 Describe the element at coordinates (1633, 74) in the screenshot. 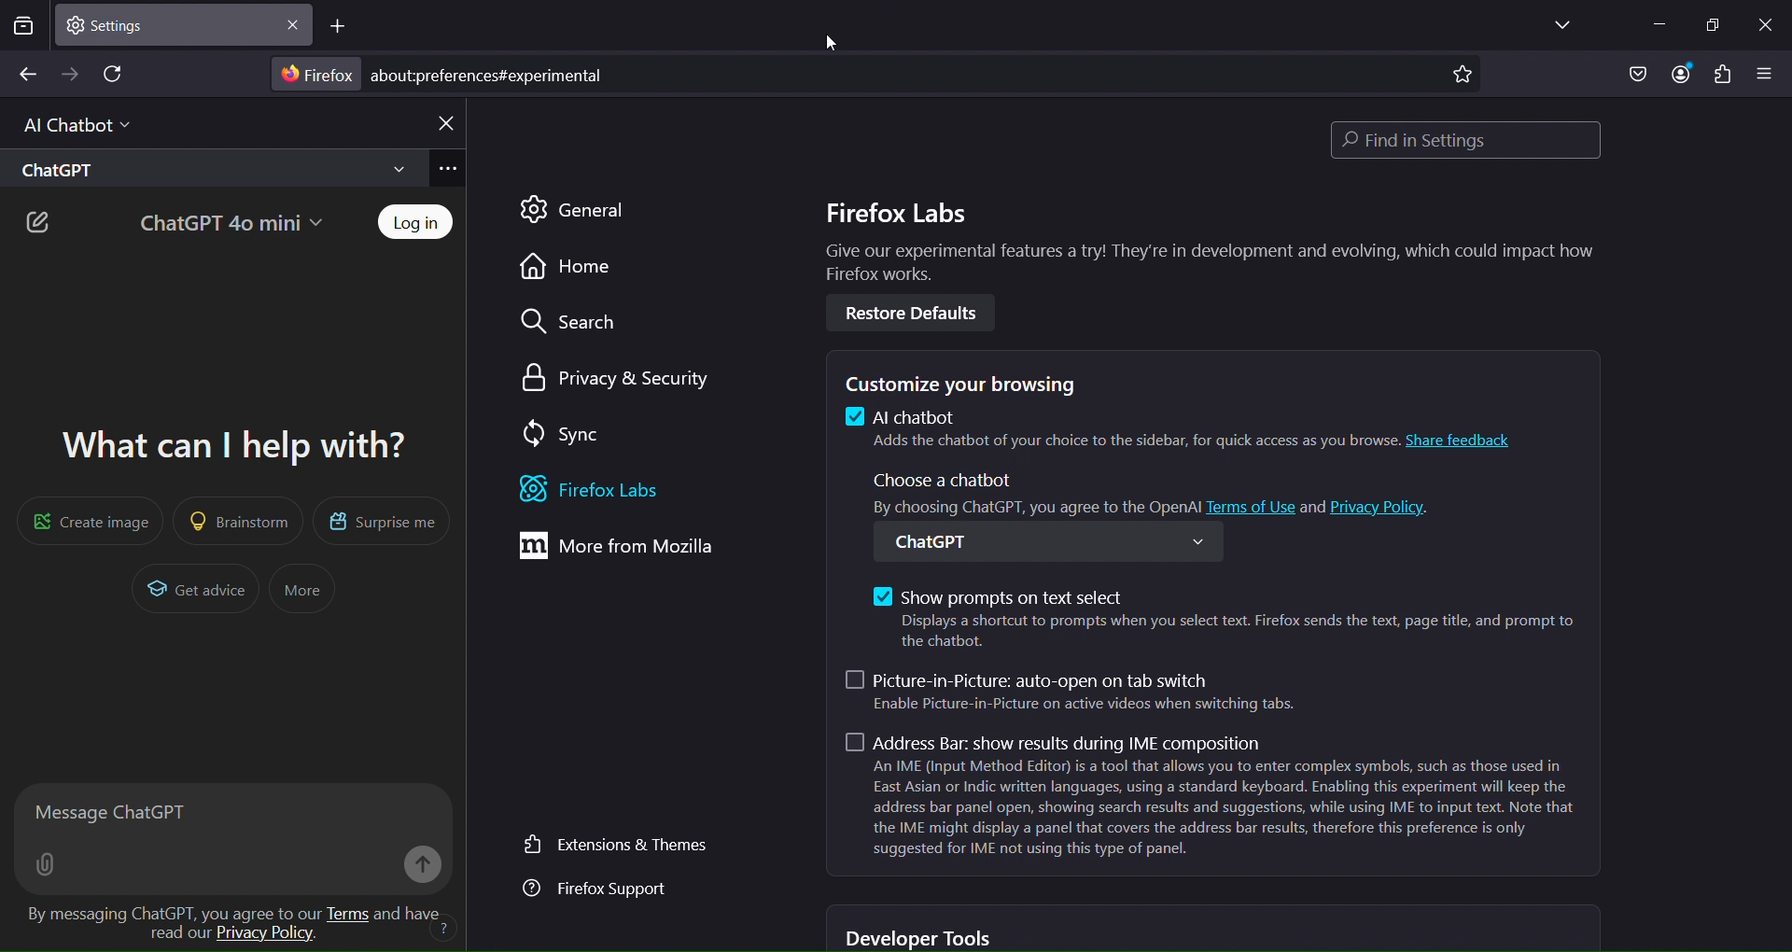

I see `save to pocket` at that location.